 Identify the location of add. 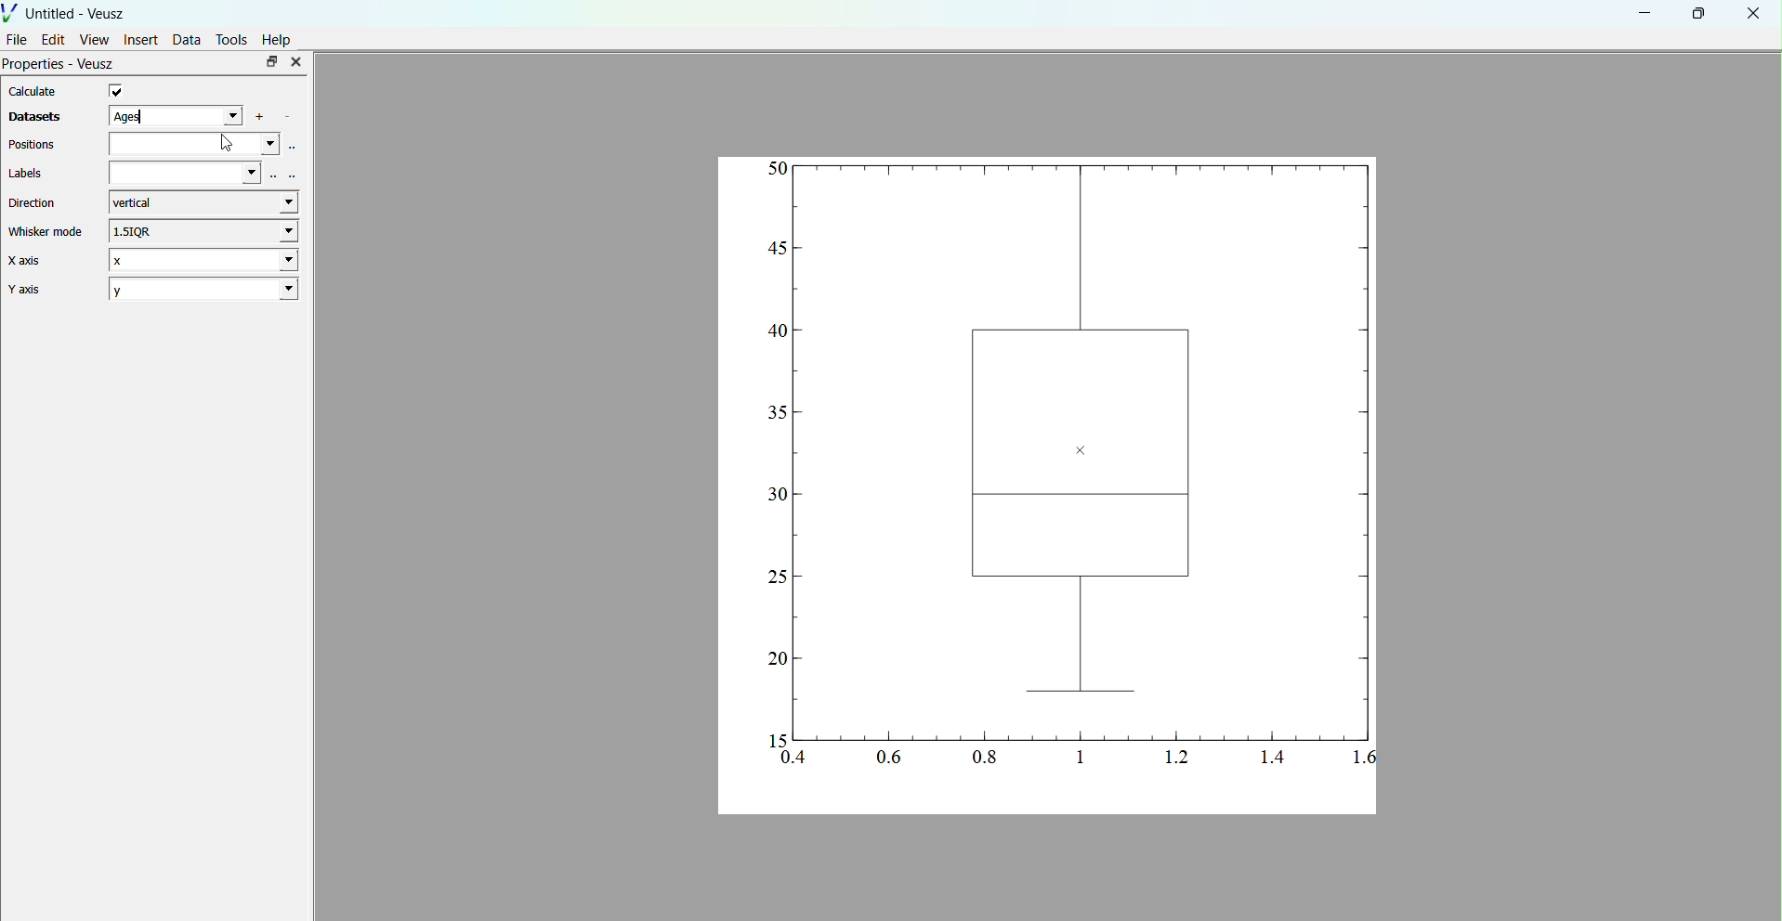
(263, 116).